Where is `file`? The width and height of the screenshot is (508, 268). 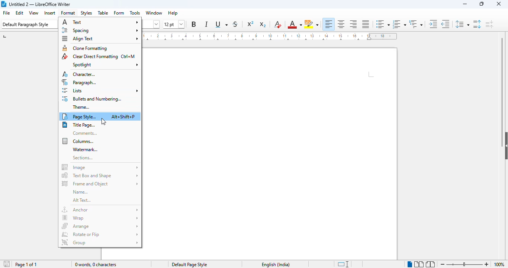
file is located at coordinates (6, 13).